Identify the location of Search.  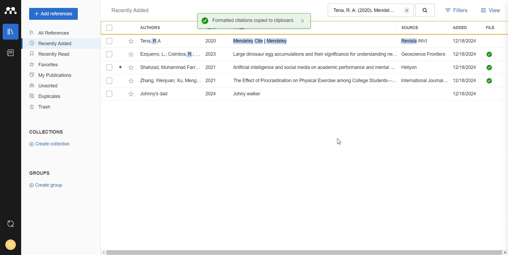
(425, 10).